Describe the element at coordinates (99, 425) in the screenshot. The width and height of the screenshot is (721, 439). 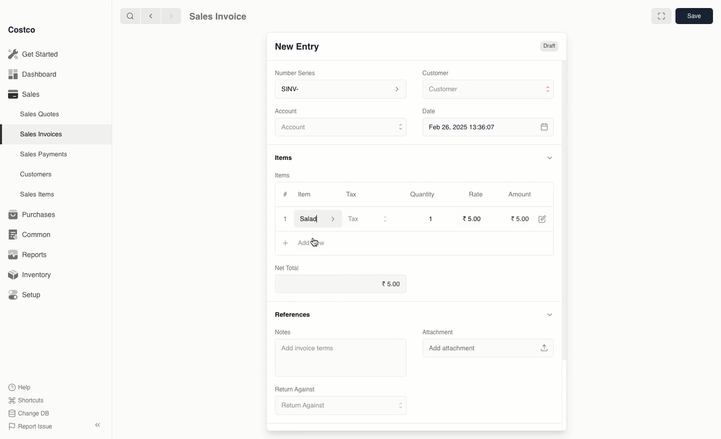
I see `Collapse` at that location.